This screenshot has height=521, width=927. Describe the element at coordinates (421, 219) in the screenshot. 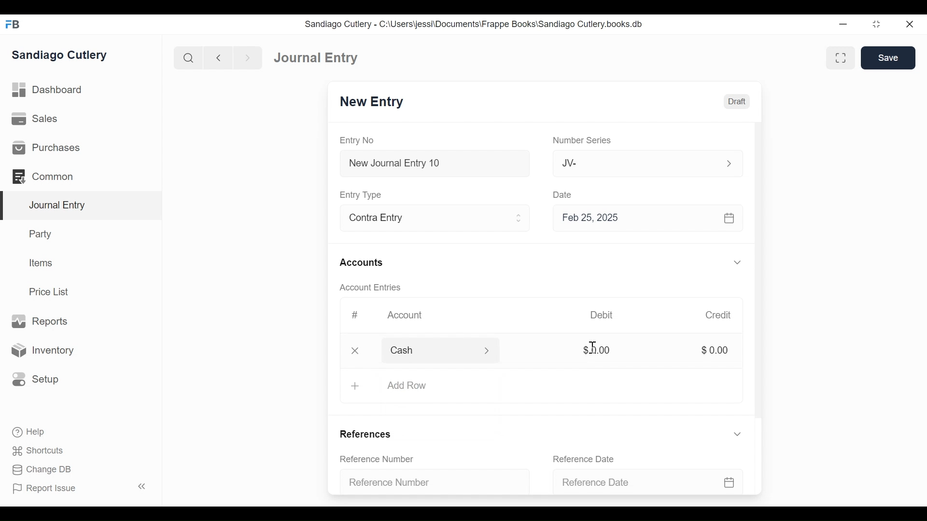

I see `Contra Entry` at that location.